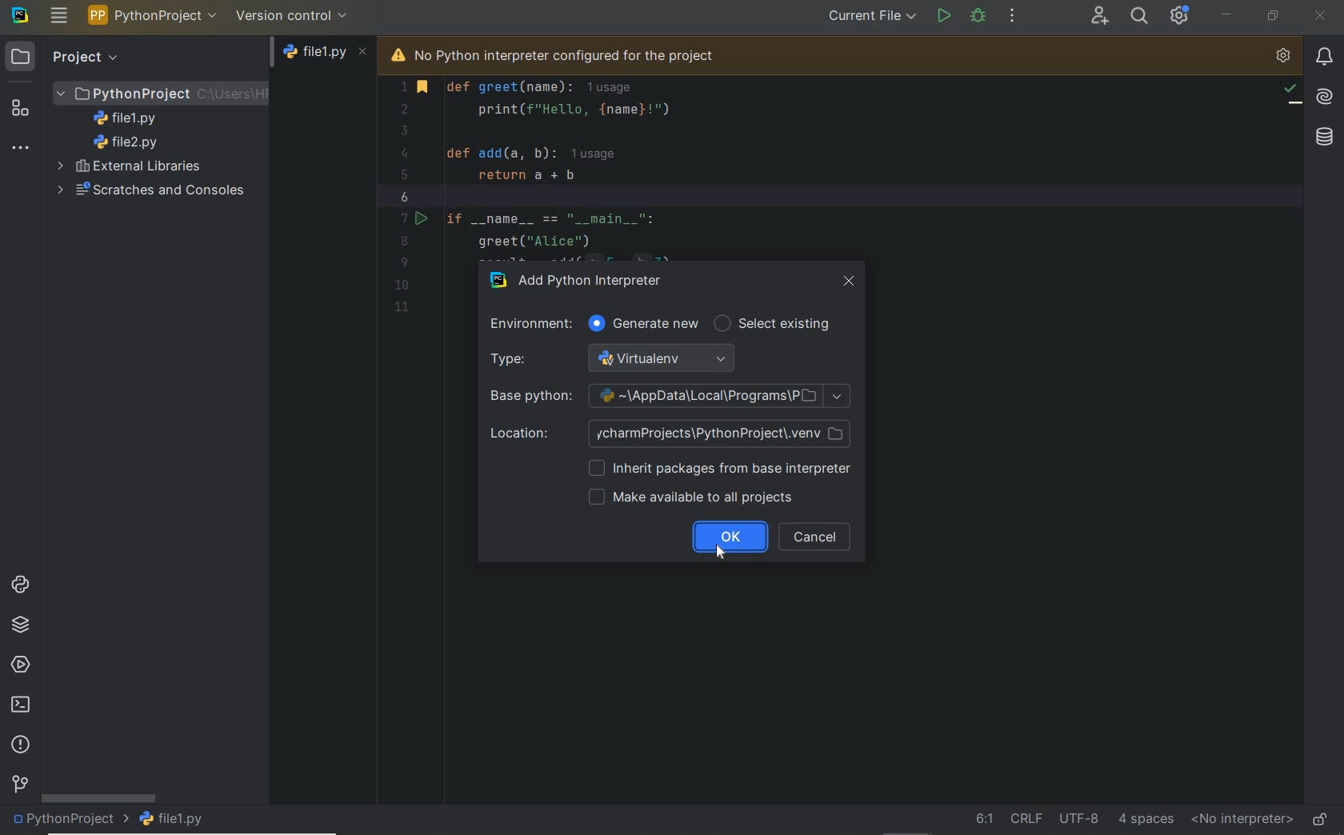  Describe the element at coordinates (1099, 17) in the screenshot. I see `code with me` at that location.